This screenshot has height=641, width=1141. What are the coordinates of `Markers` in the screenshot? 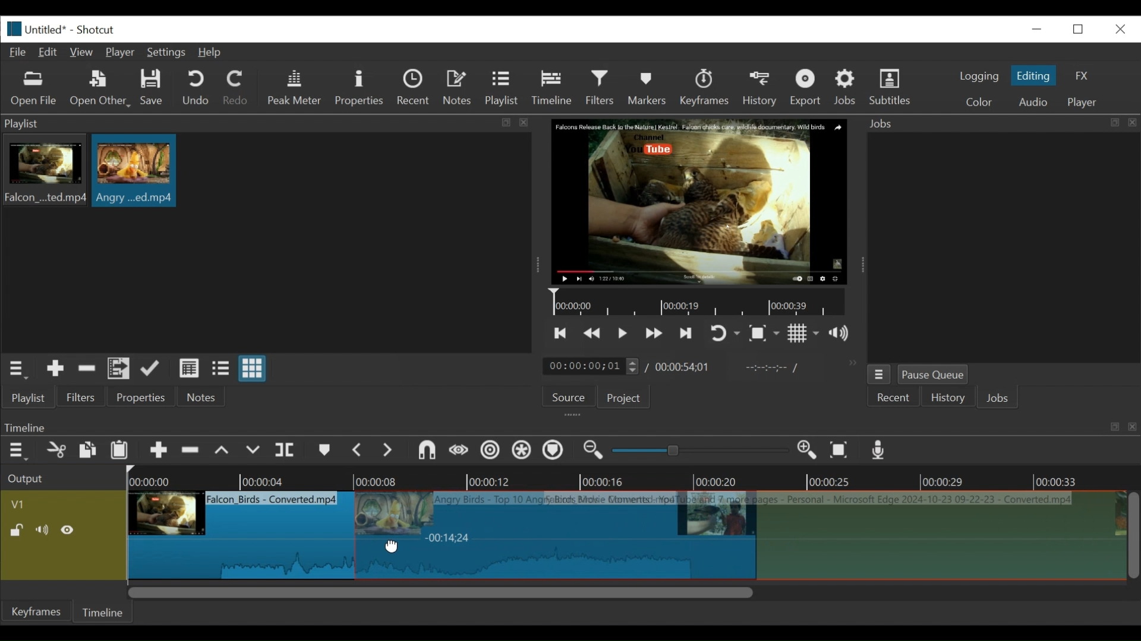 It's located at (650, 87).